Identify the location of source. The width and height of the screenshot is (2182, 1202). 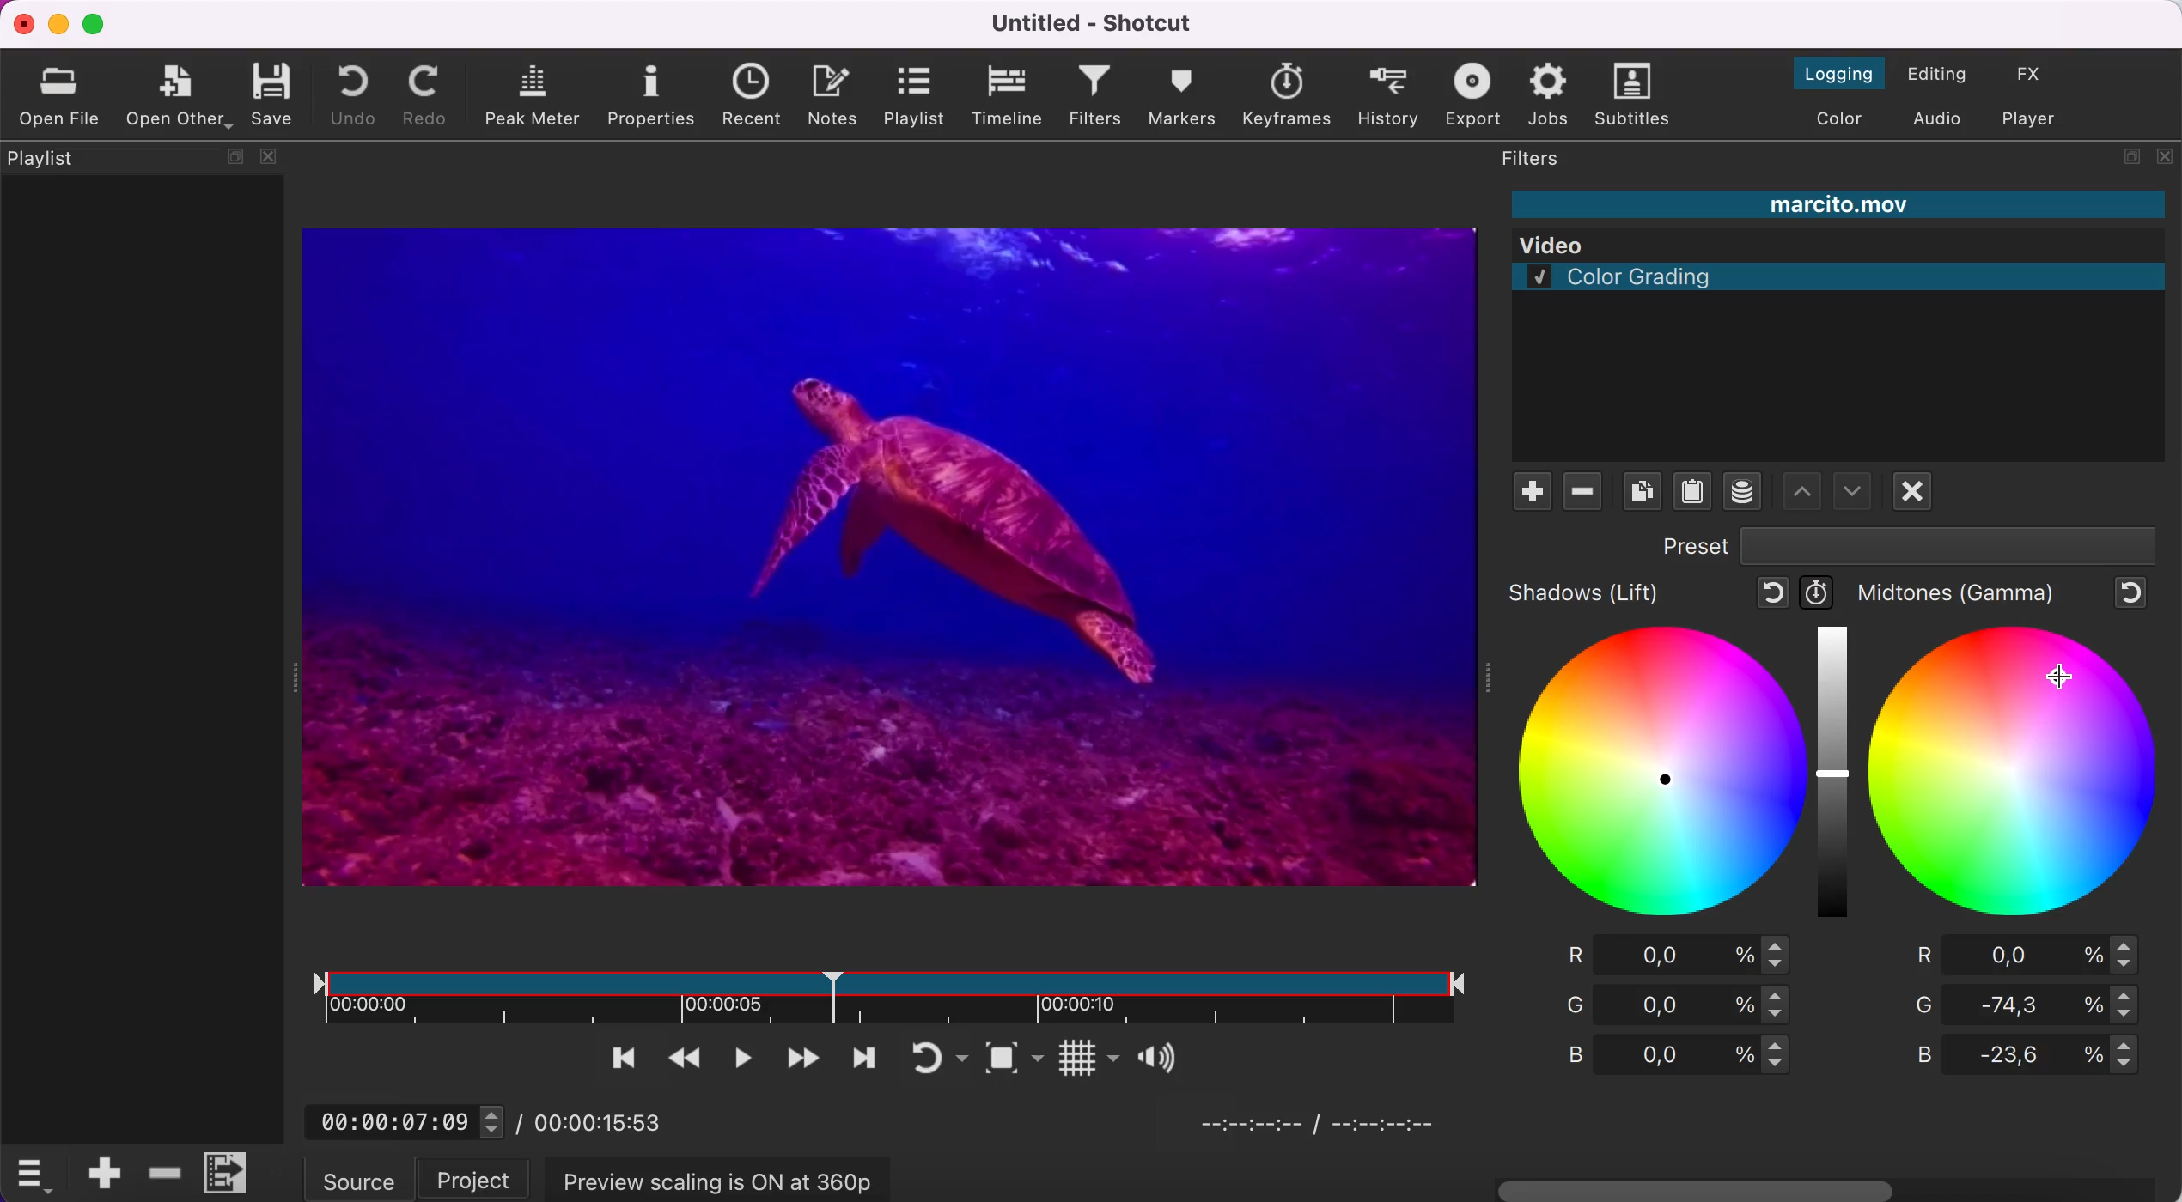
(360, 1178).